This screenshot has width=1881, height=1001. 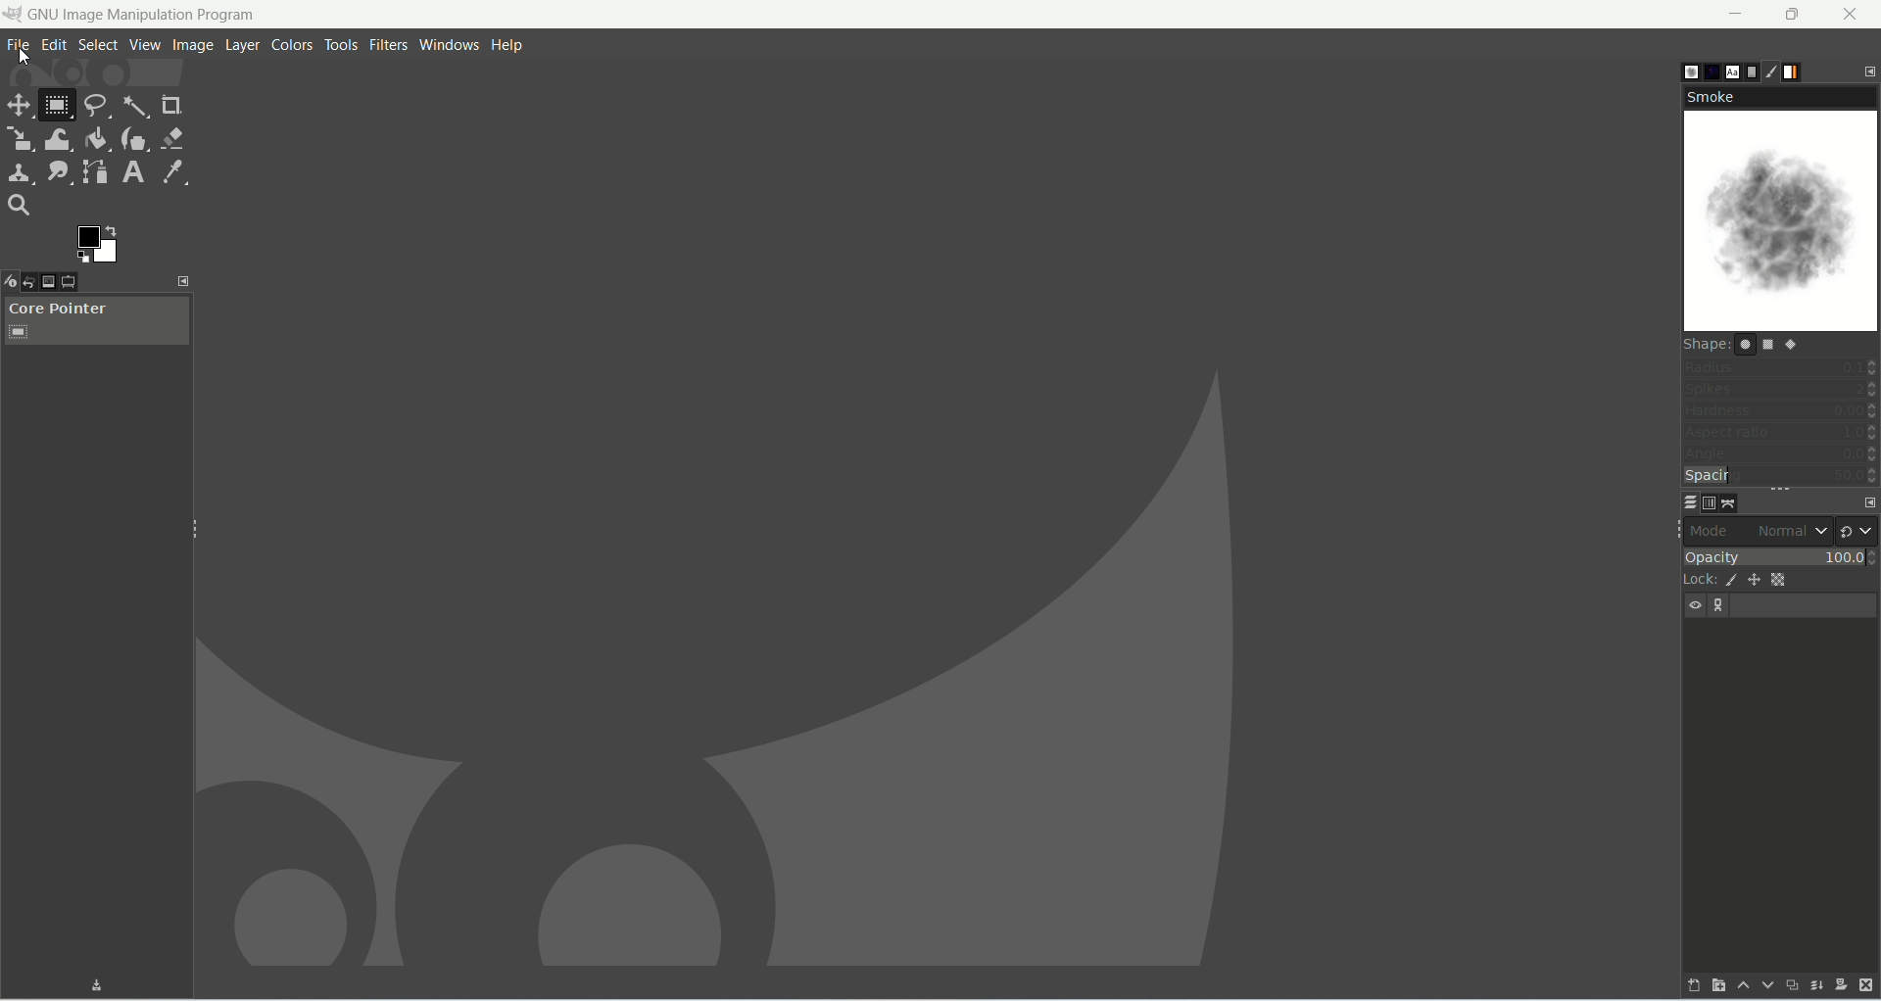 I want to click on channels, so click(x=1712, y=502).